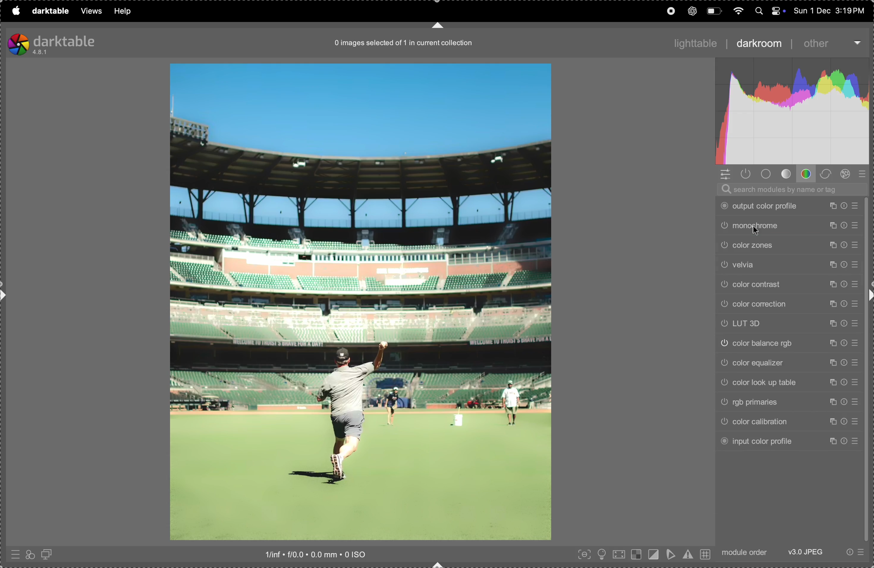 The width and height of the screenshot is (874, 568). I want to click on darktable, so click(49, 12).